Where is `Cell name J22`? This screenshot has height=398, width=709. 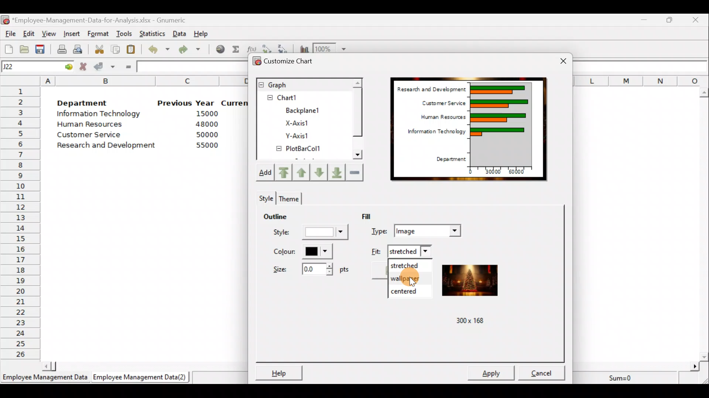
Cell name J22 is located at coordinates (28, 67).